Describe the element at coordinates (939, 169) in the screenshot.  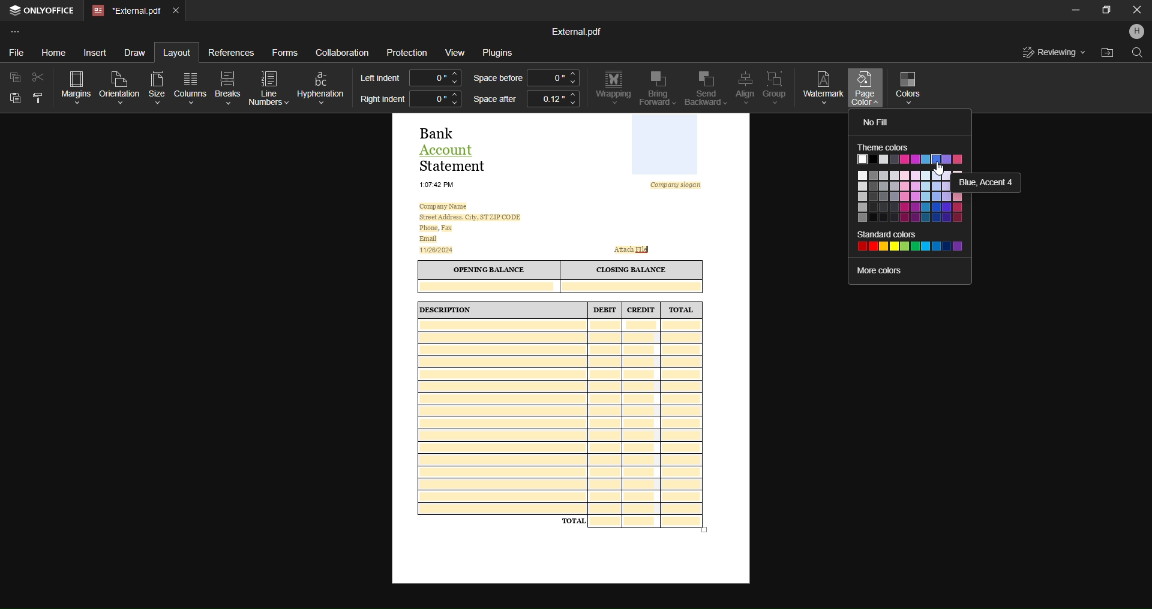
I see `cursor` at that location.